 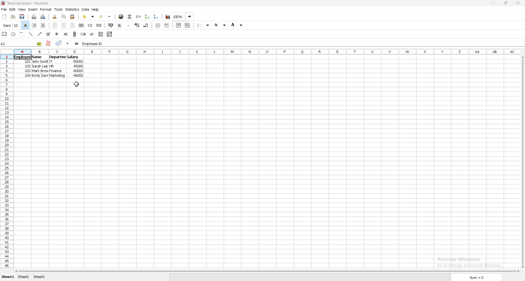 I want to click on 6000, so click(x=78, y=71).